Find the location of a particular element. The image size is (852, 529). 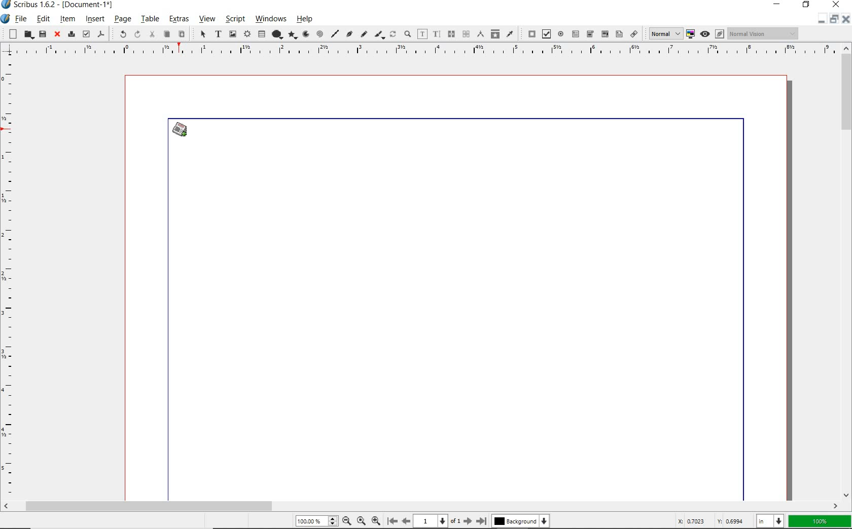

line is located at coordinates (334, 34).